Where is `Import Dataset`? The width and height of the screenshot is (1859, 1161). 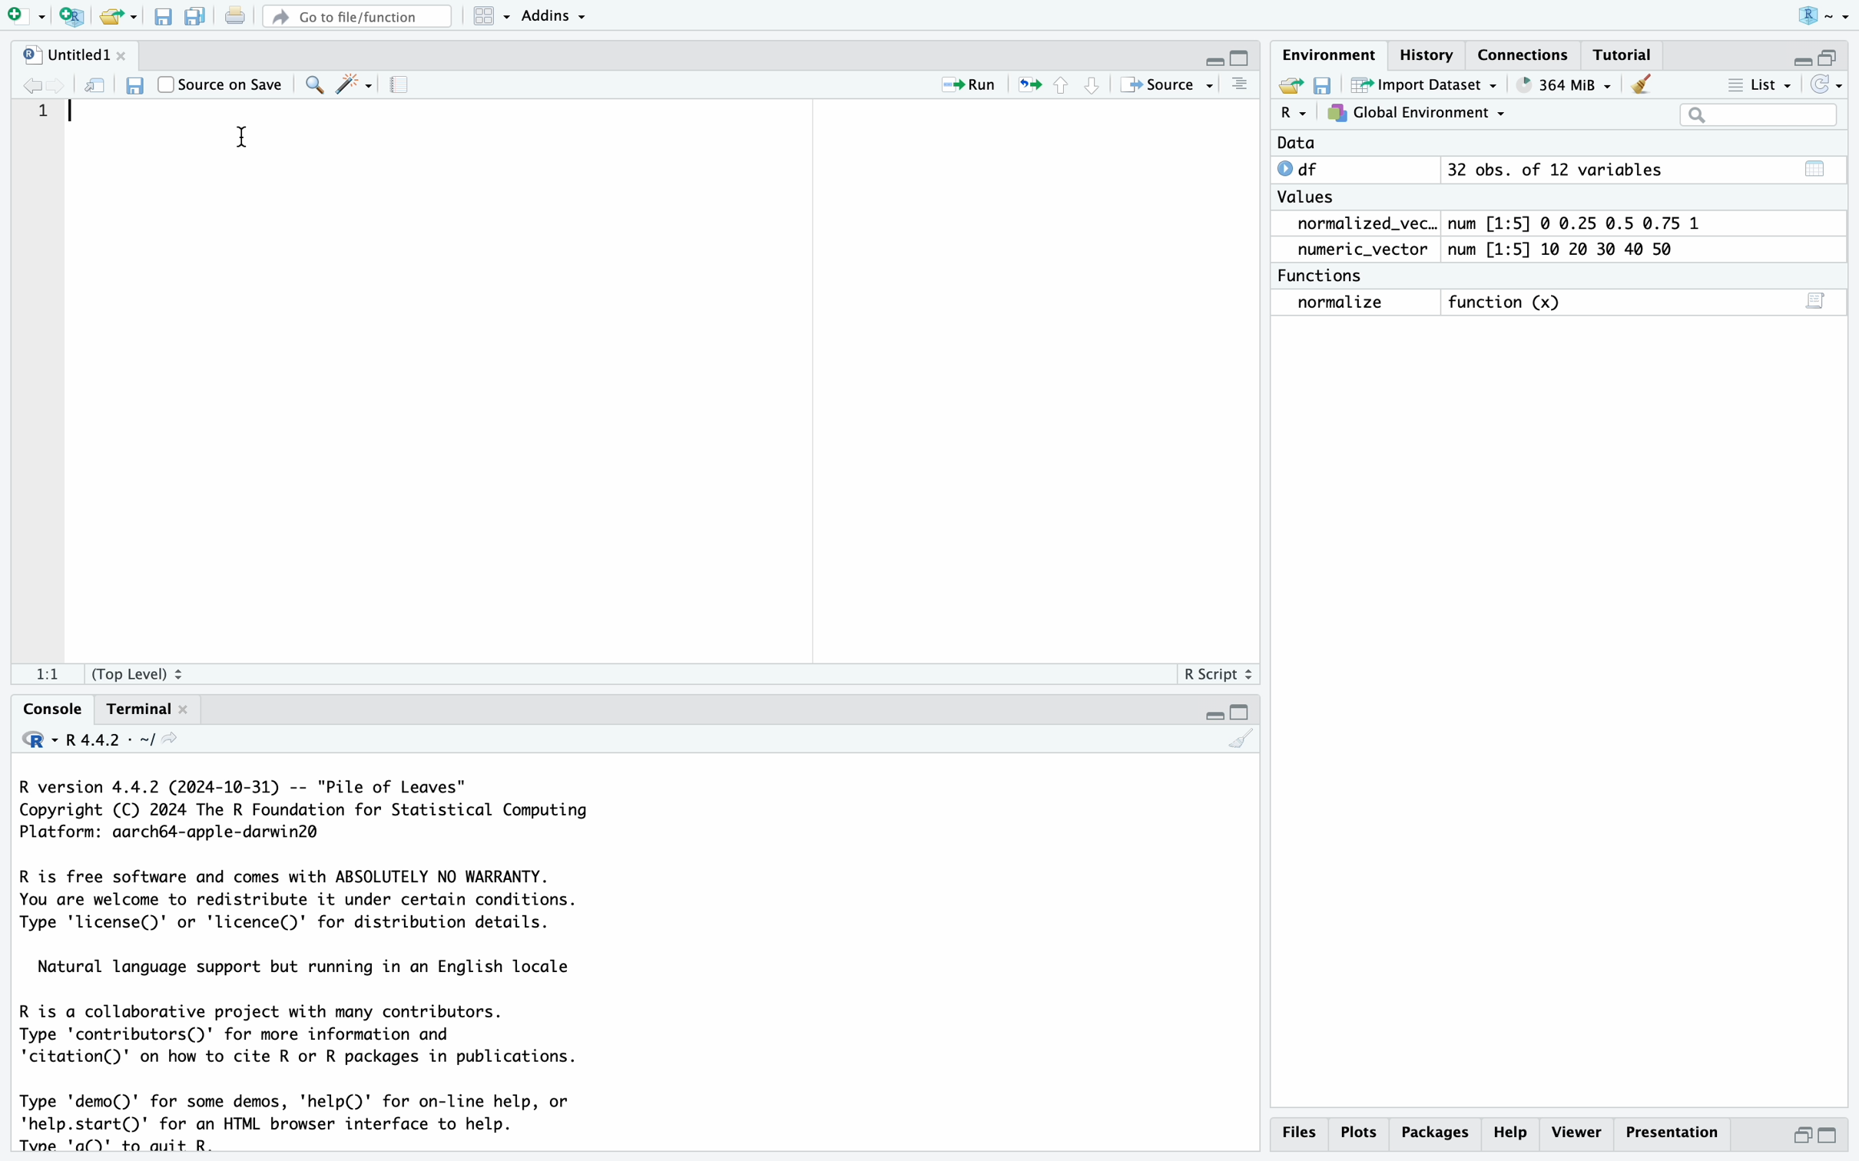 Import Dataset is located at coordinates (1428, 84).